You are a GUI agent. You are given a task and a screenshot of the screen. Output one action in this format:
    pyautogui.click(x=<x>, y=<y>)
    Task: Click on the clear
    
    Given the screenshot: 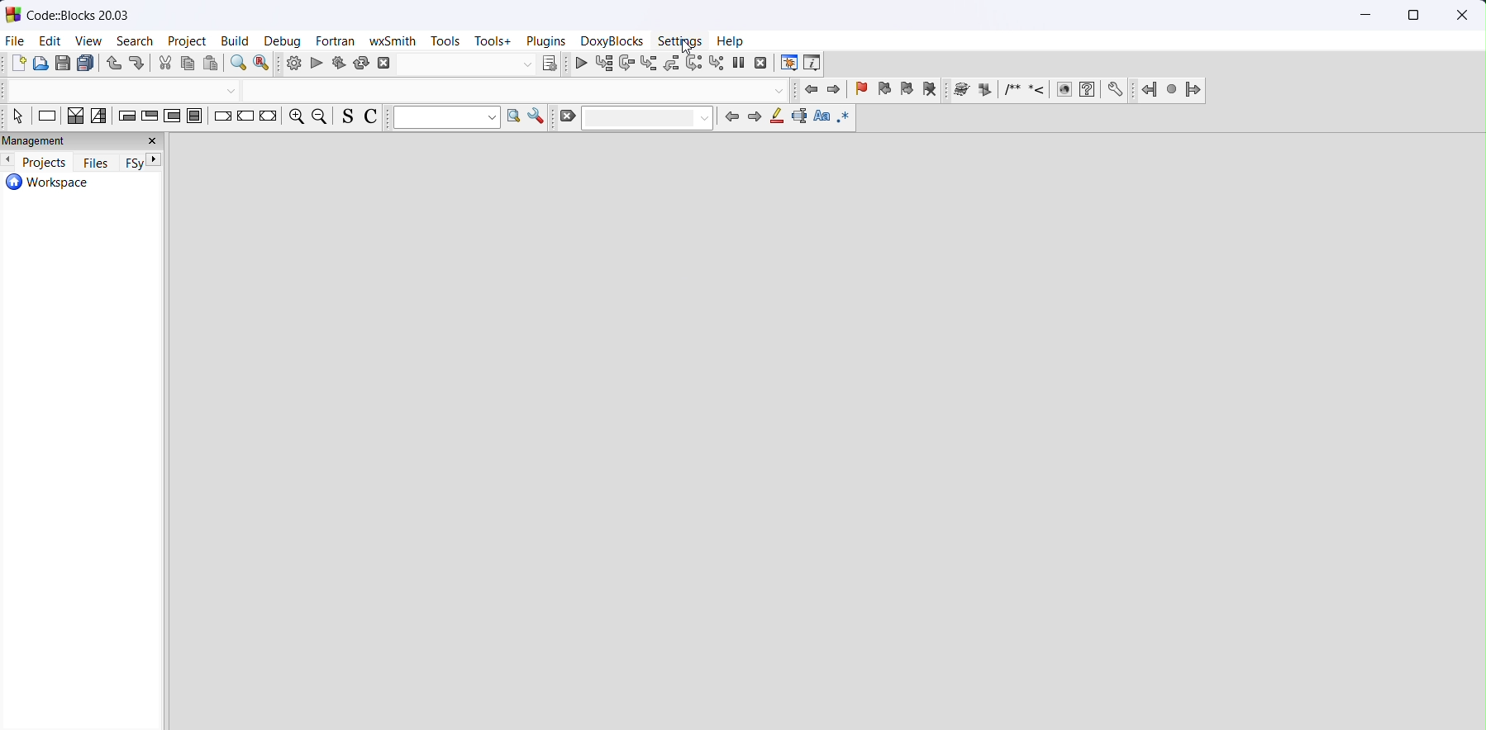 What is the action you would take?
    pyautogui.click(x=638, y=118)
    